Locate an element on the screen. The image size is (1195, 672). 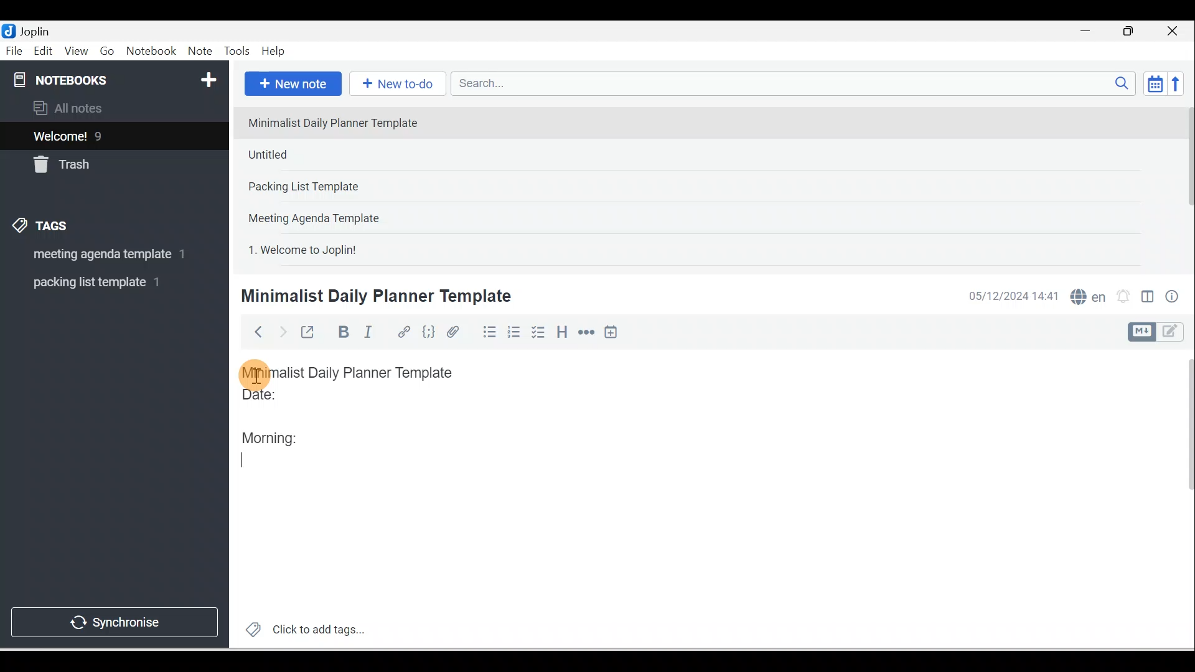
Synchronise is located at coordinates (113, 620).